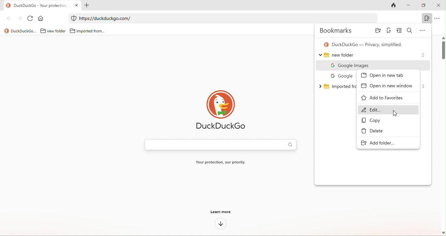  Describe the element at coordinates (398, 31) in the screenshot. I see `sort bookmark` at that location.